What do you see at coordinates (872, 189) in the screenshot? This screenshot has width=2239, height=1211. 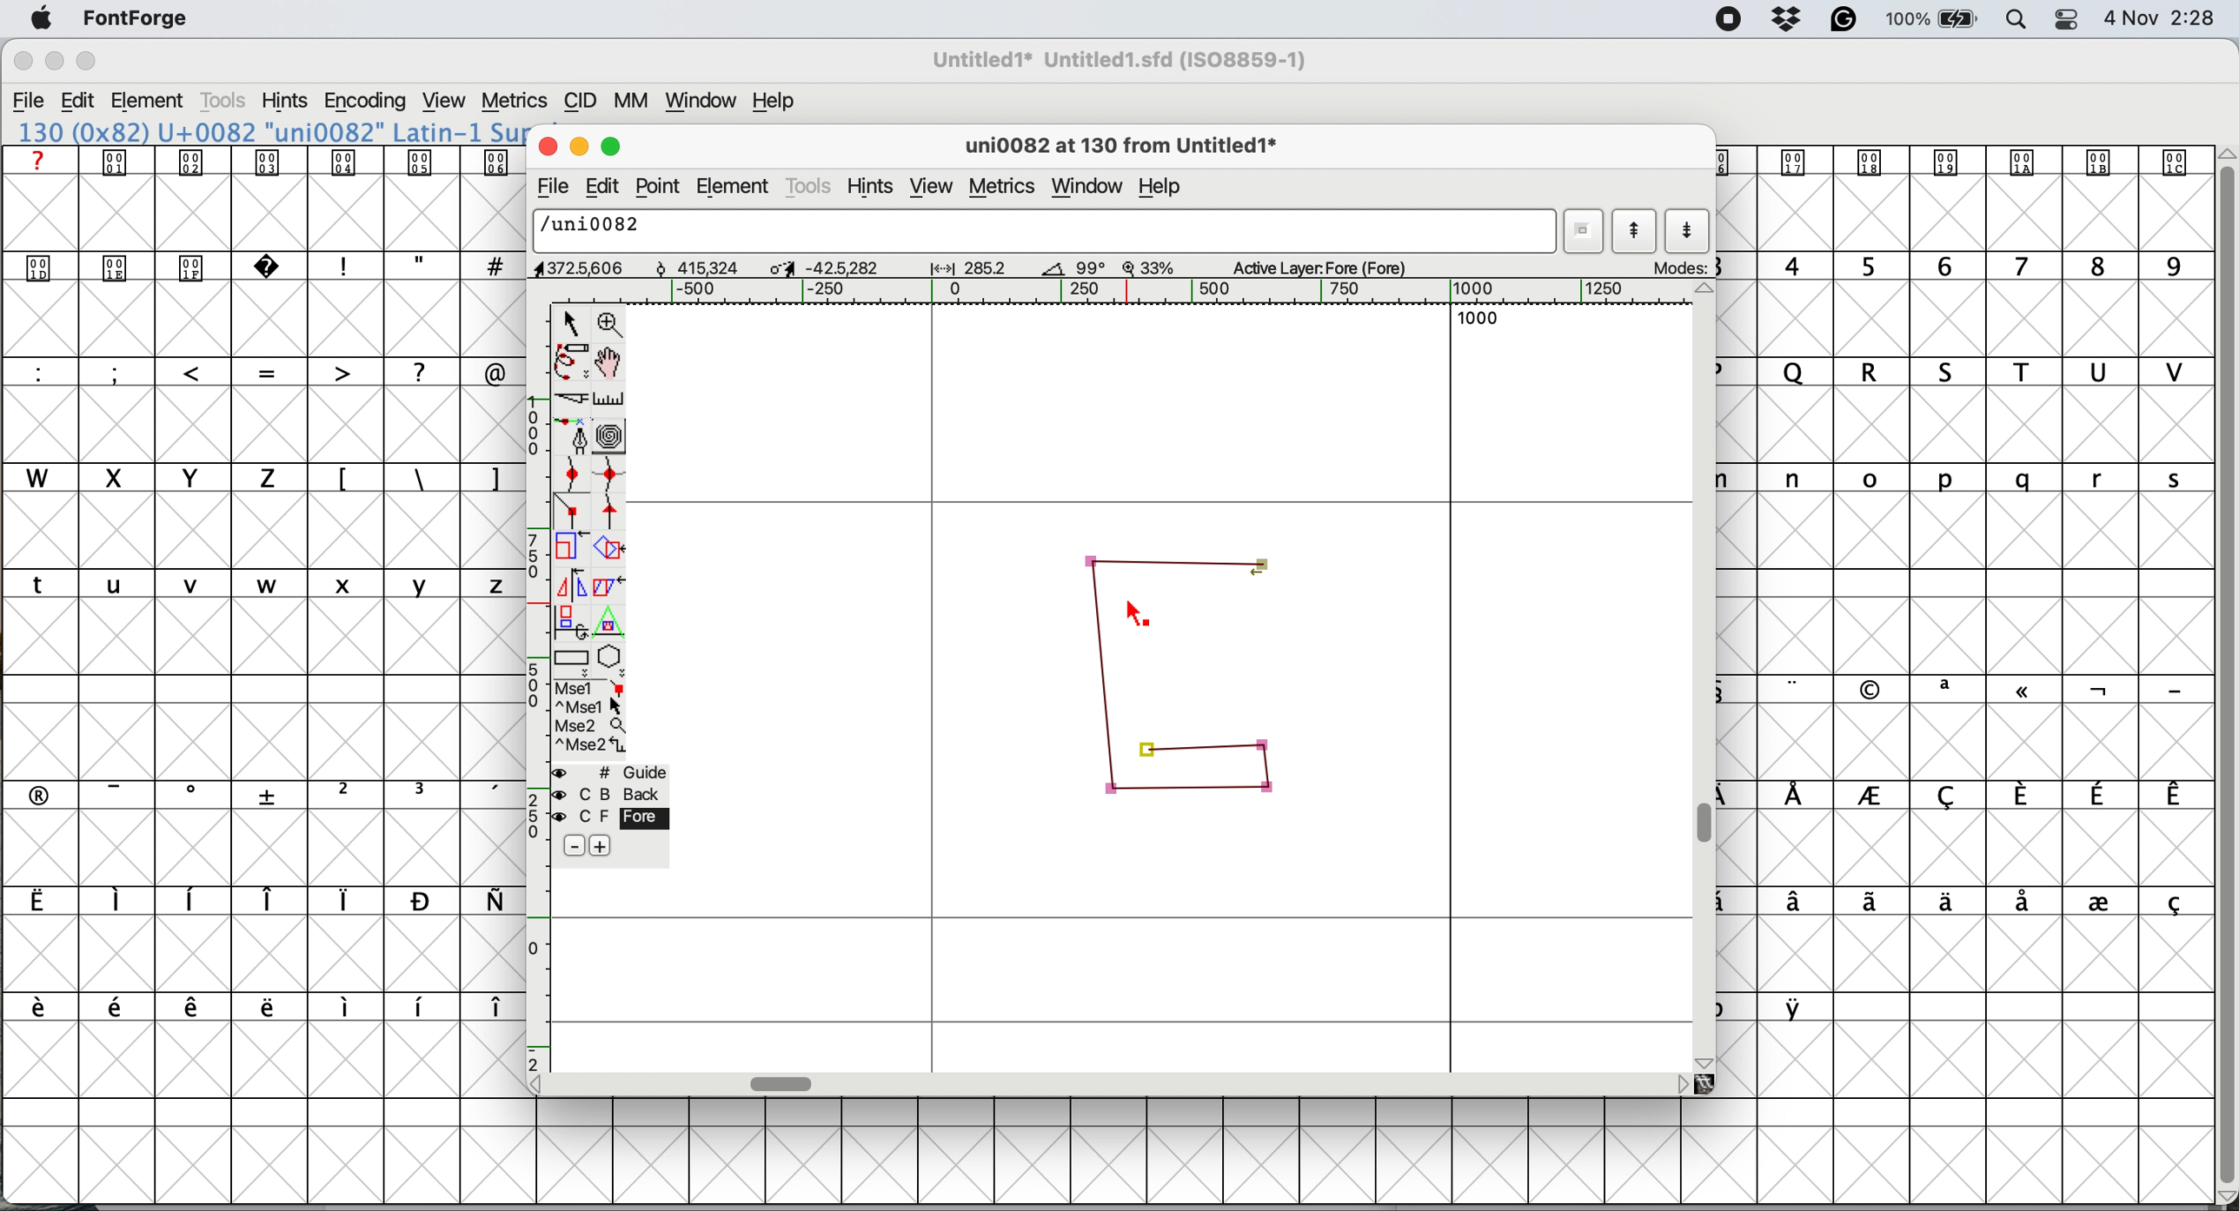 I see `hints` at bounding box center [872, 189].